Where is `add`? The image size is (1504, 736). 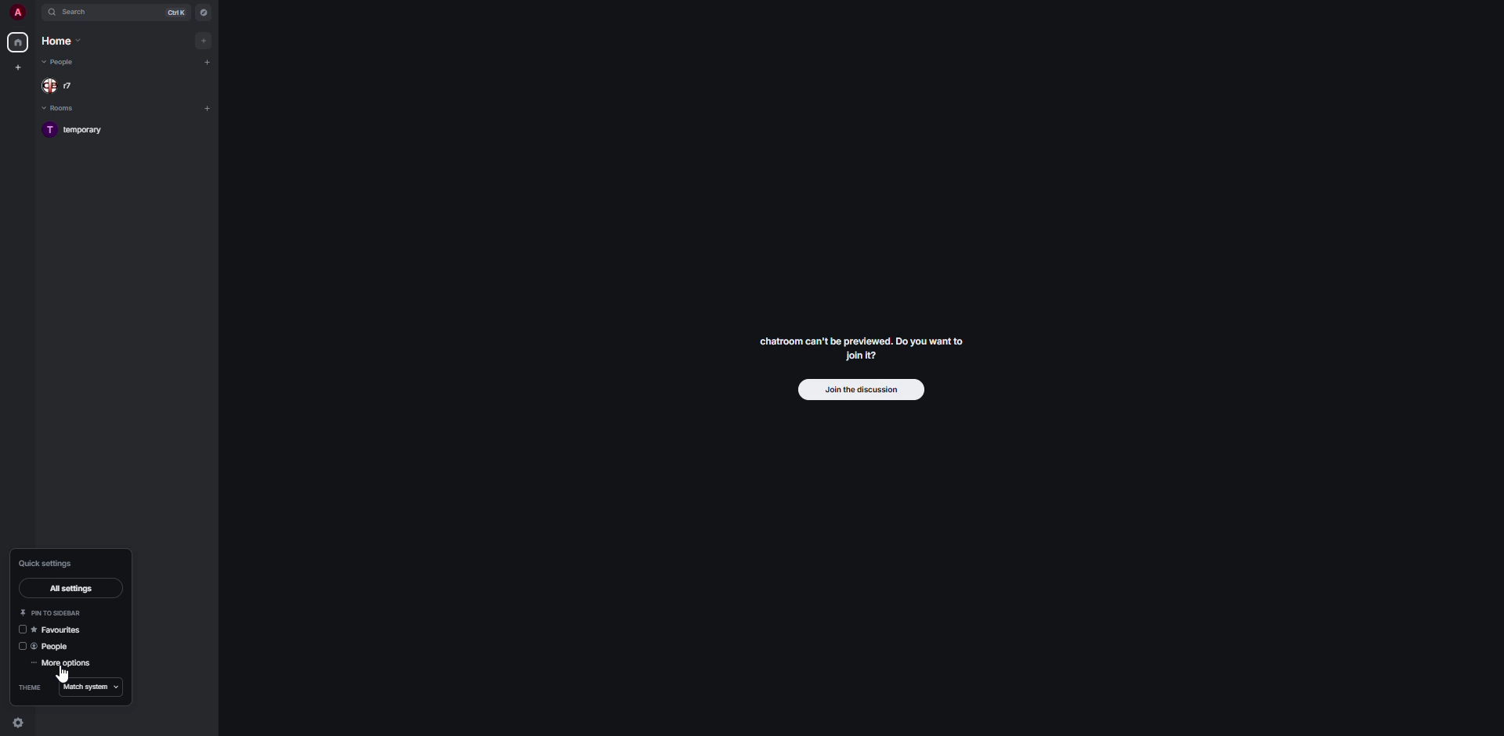 add is located at coordinates (208, 108).